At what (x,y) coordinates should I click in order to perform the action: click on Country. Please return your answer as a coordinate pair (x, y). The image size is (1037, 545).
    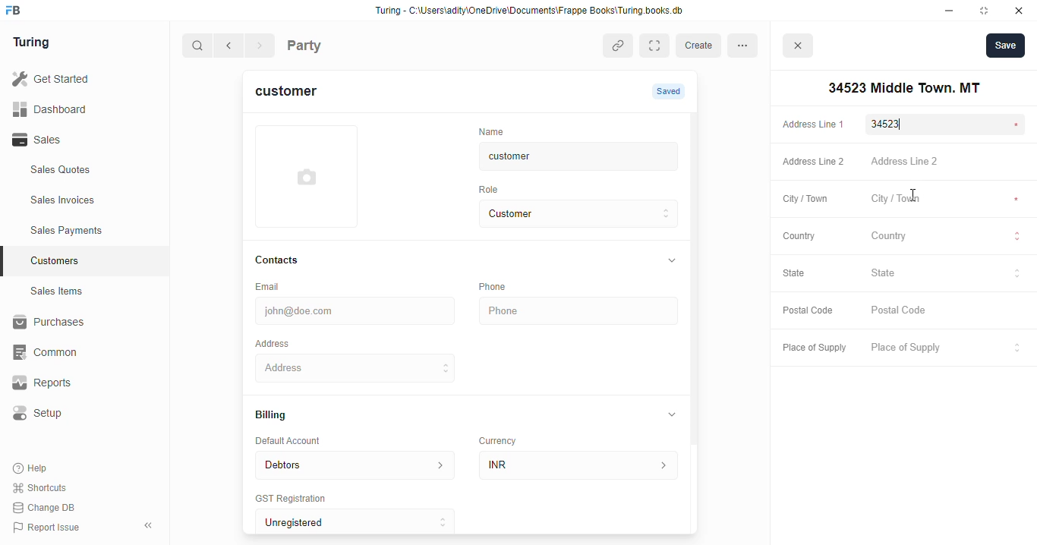
    Looking at the image, I should click on (798, 235).